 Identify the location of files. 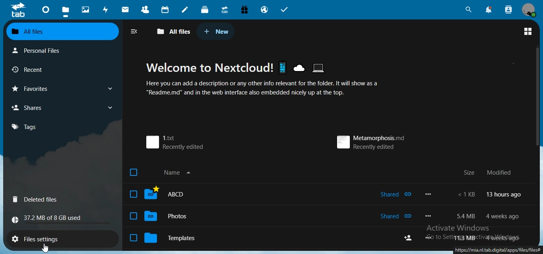
(65, 11).